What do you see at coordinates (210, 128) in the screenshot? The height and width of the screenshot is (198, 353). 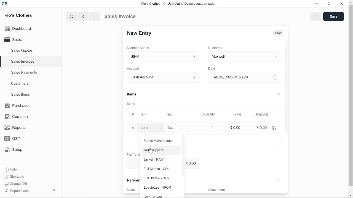 I see `1` at bounding box center [210, 128].